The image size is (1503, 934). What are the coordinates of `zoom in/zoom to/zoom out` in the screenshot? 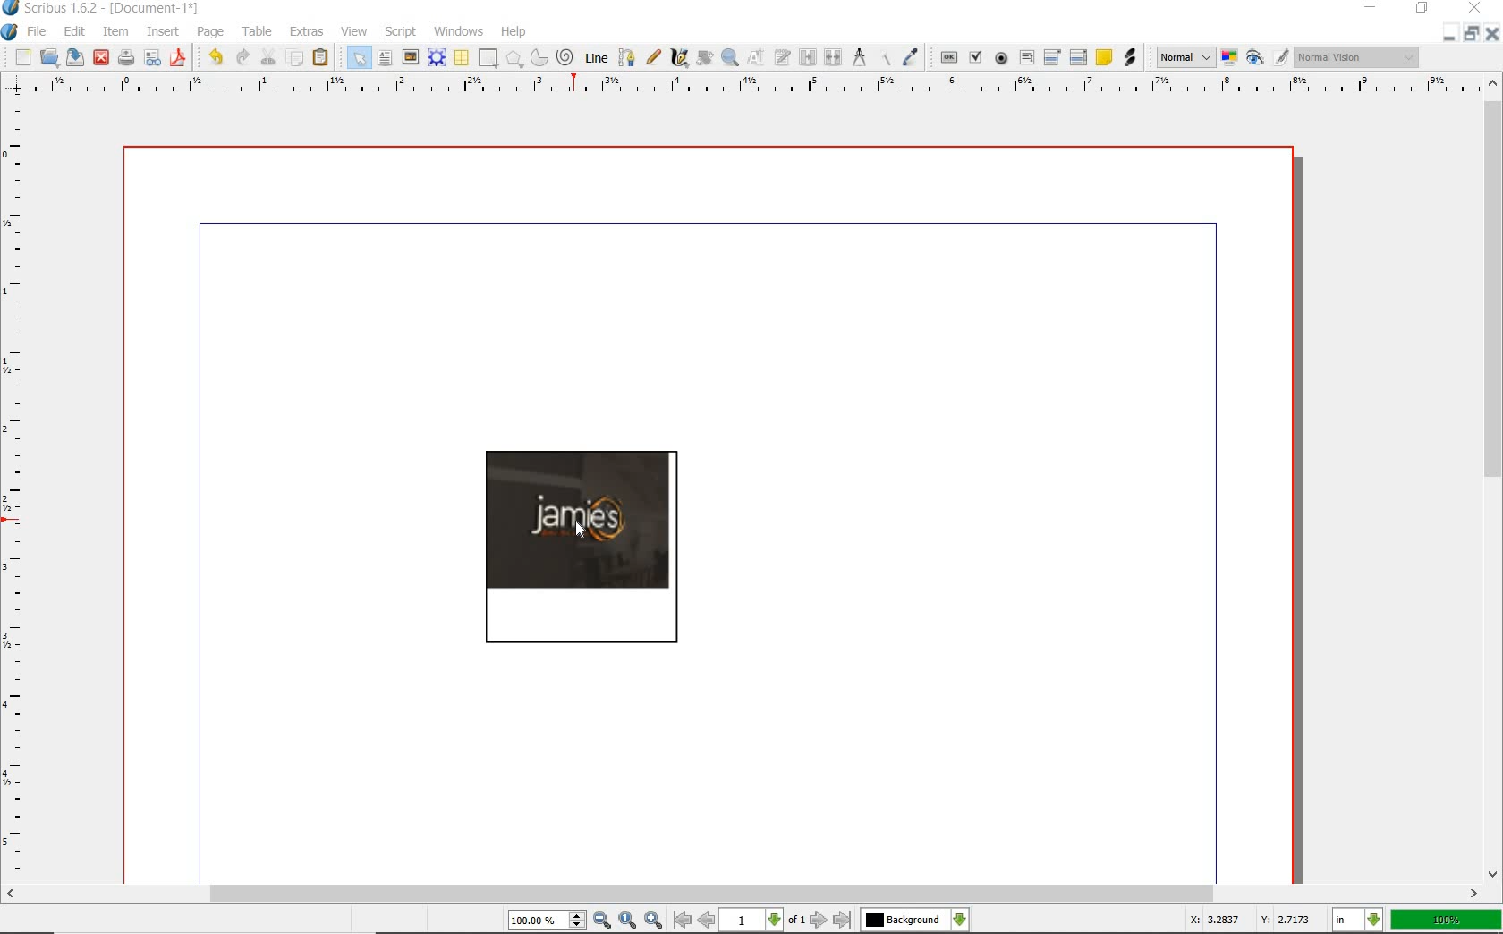 It's located at (585, 920).